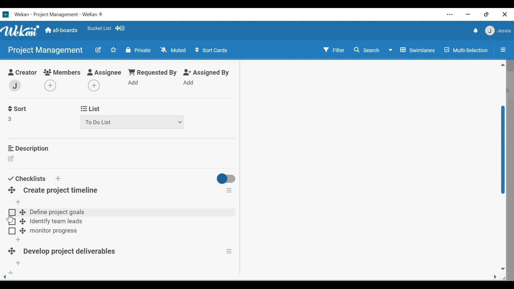  Describe the element at coordinates (133, 122) in the screenshot. I see `List dropdown menu` at that location.